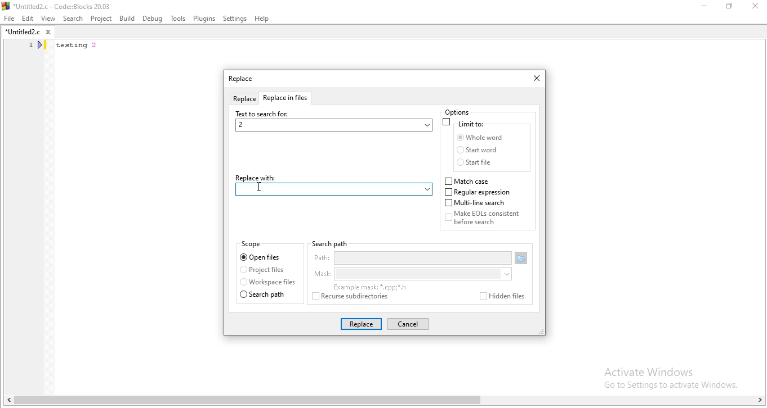 Image resolution: width=767 pixels, height=408 pixels. What do you see at coordinates (102, 18) in the screenshot?
I see `Project ` at bounding box center [102, 18].